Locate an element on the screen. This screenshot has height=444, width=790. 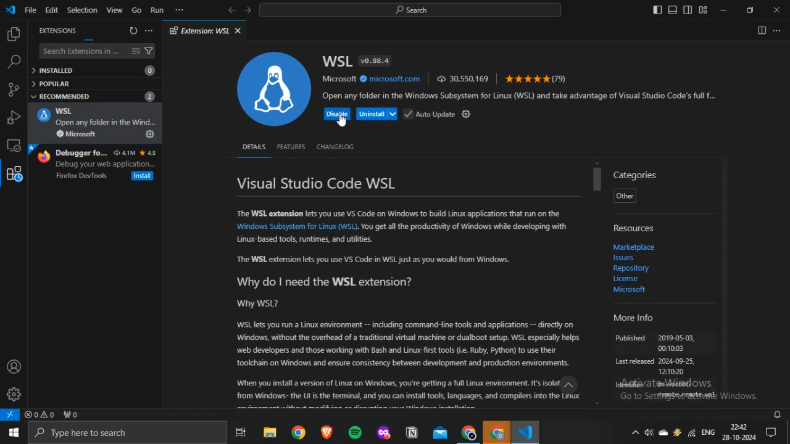
Search Extensions in ... is located at coordinates (81, 51).